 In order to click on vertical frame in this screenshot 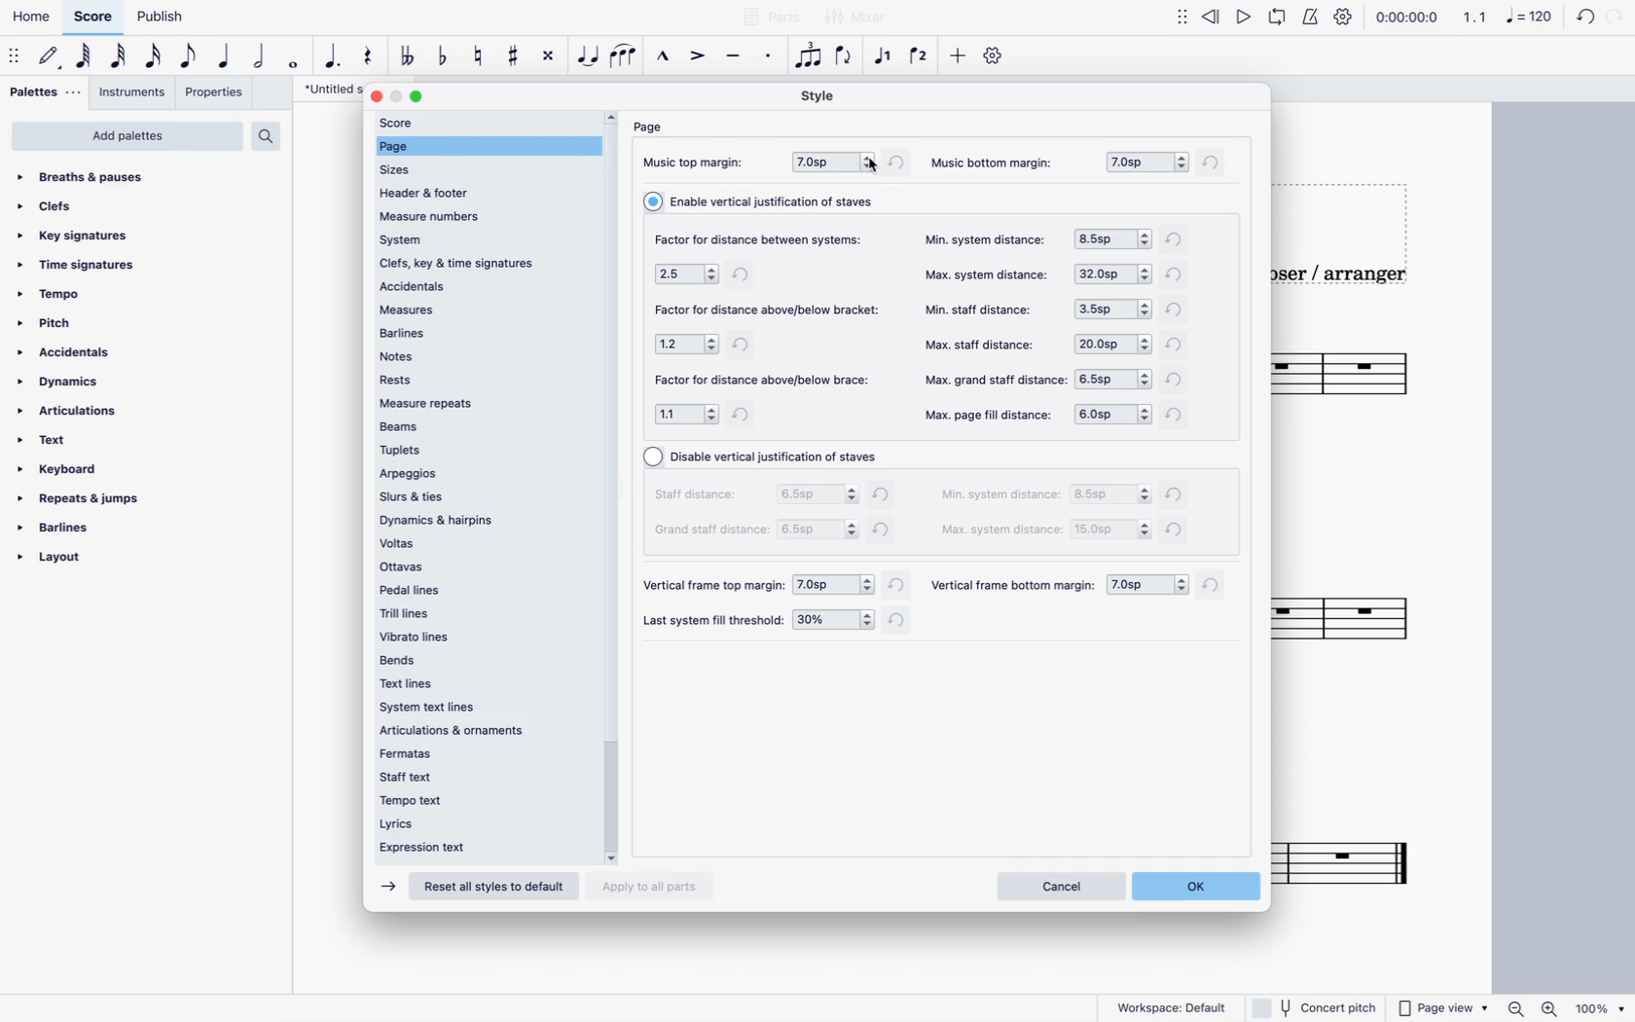, I will do `click(710, 586)`.